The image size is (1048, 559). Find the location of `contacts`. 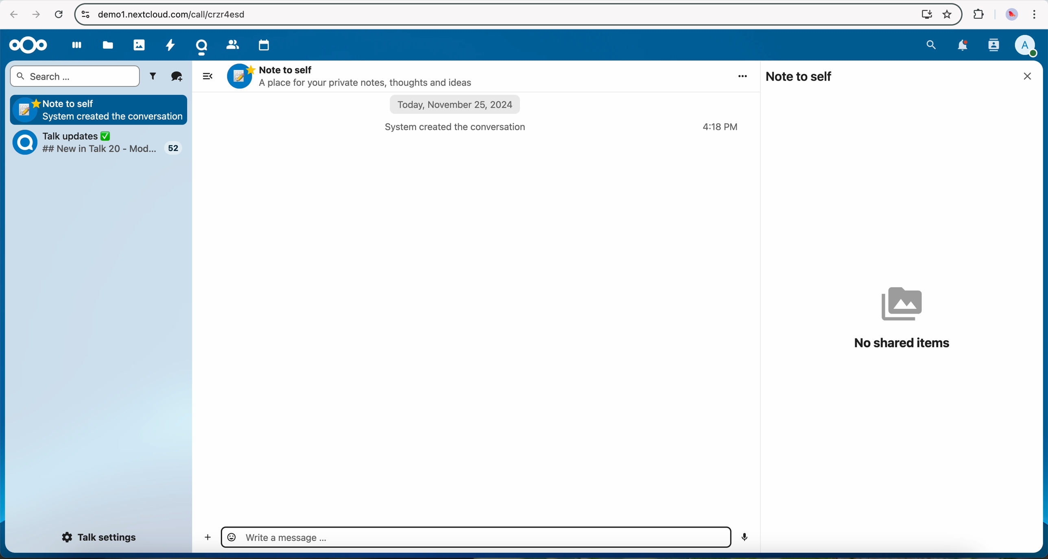

contacts is located at coordinates (232, 44).